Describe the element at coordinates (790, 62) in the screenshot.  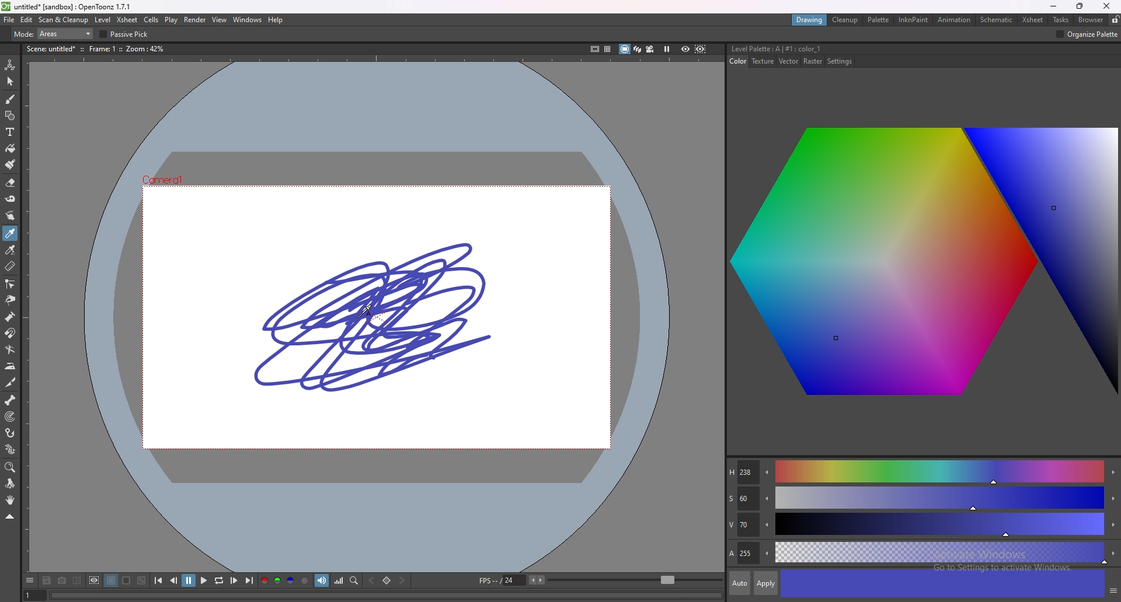
I see `vector` at that location.